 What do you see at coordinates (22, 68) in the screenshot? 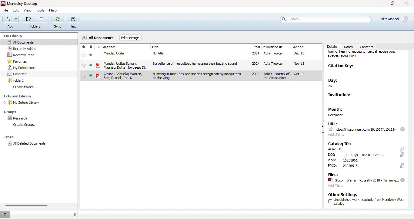
I see `my publication` at bounding box center [22, 68].